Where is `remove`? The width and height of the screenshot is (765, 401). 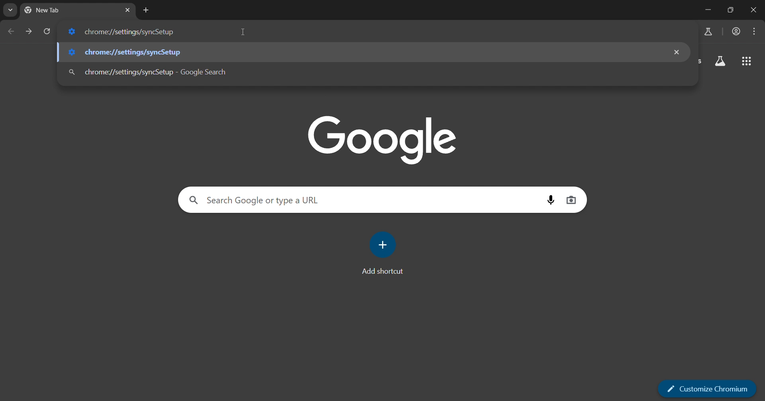 remove is located at coordinates (755, 11).